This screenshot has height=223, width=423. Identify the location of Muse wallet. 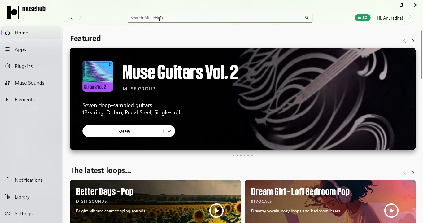
(363, 18).